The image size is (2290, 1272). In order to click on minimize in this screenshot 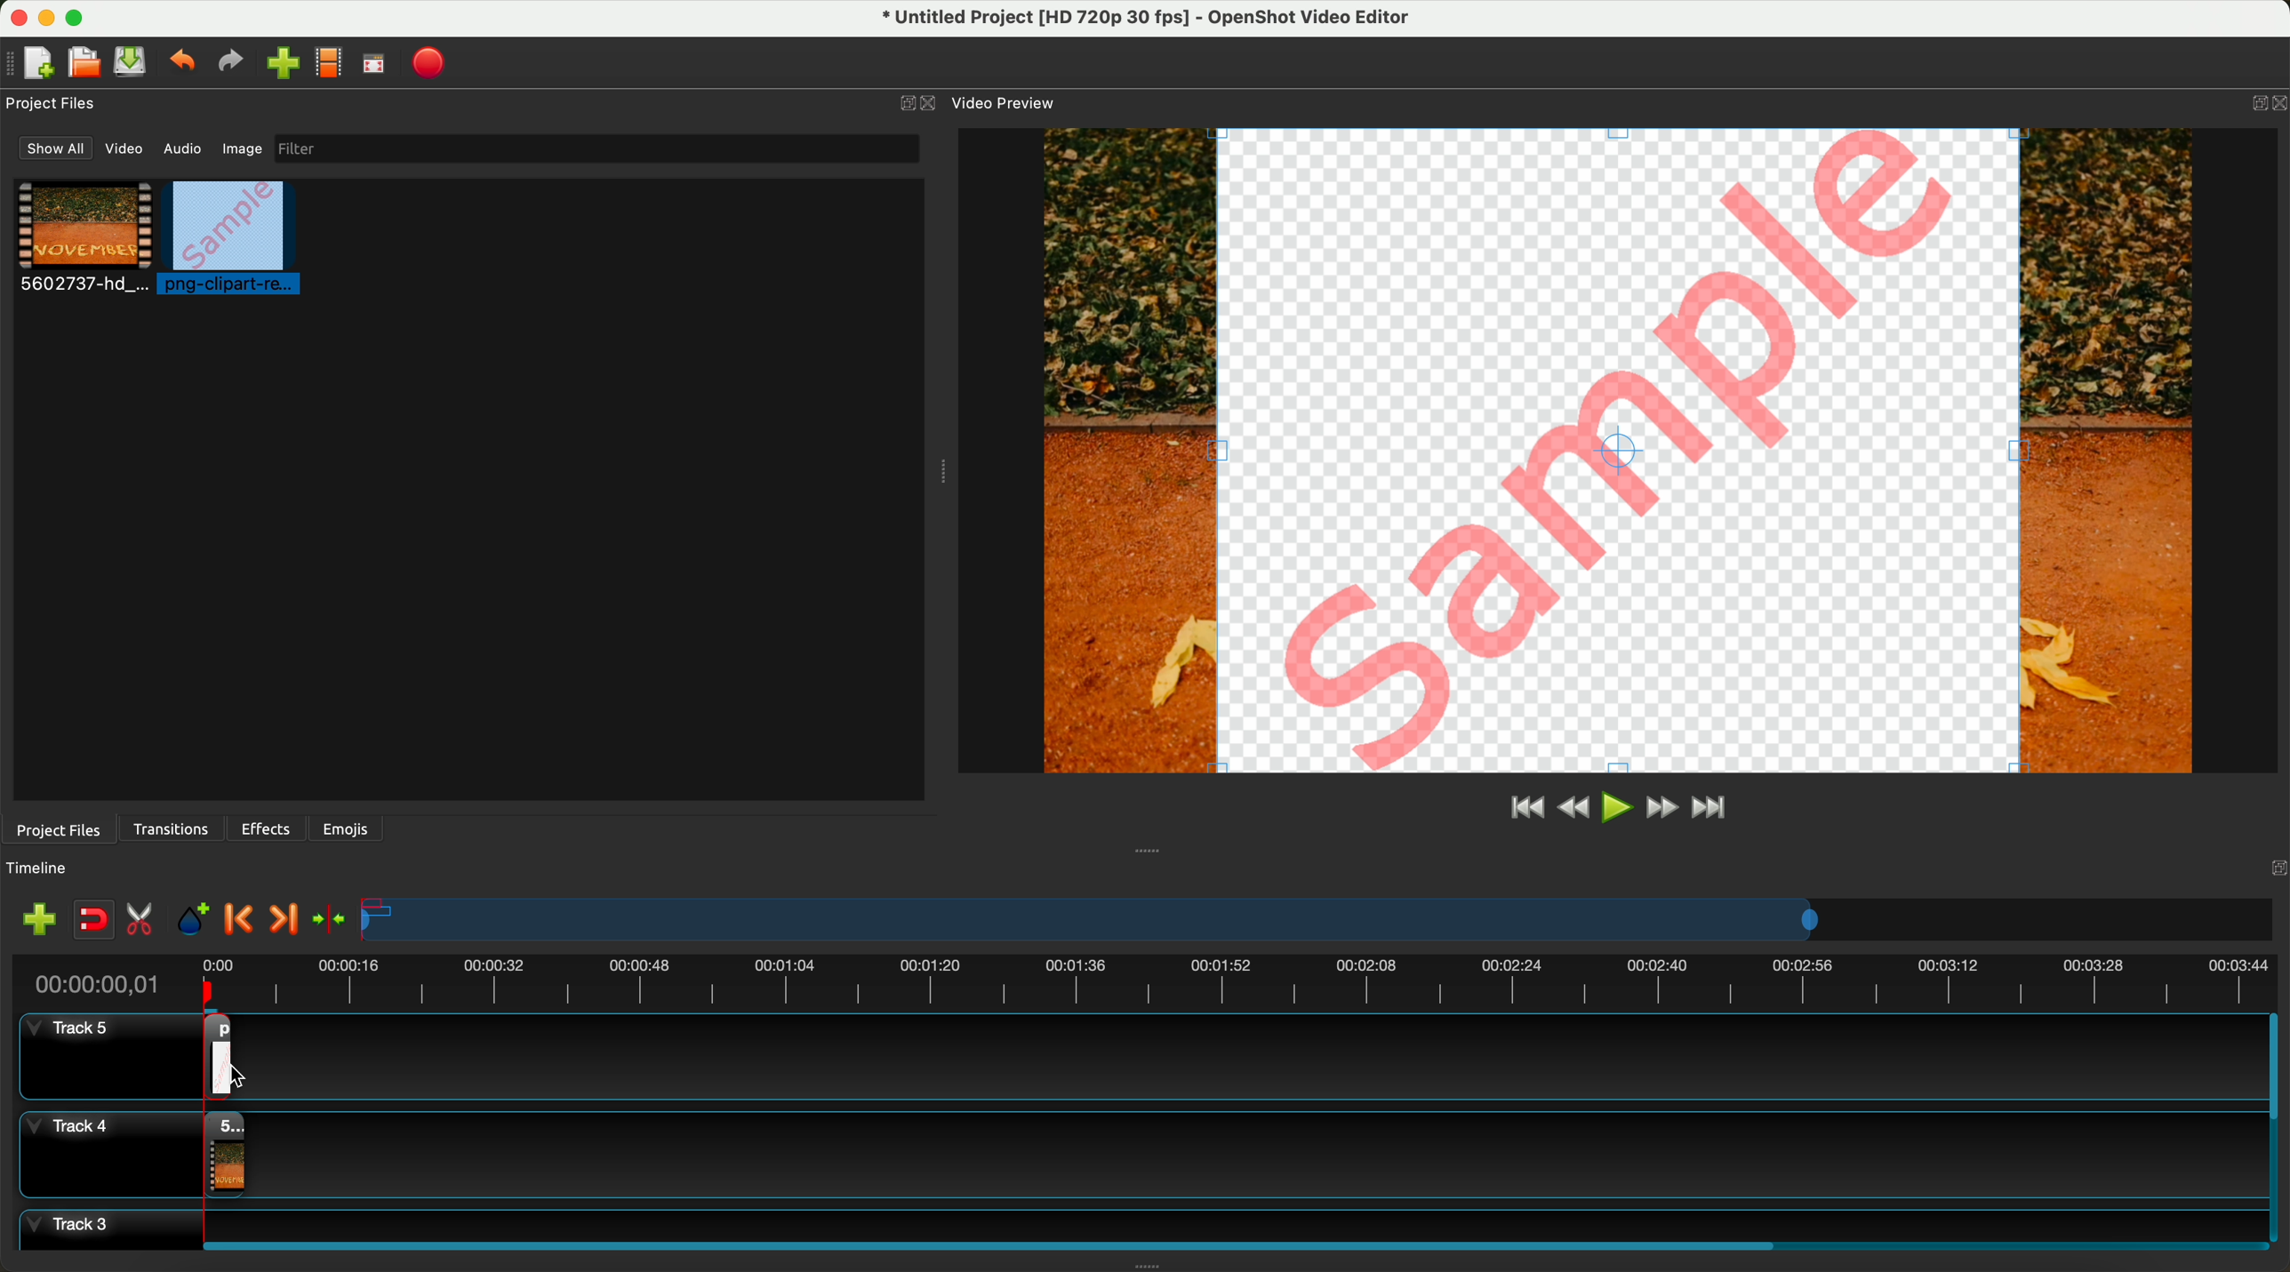, I will do `click(47, 21)`.